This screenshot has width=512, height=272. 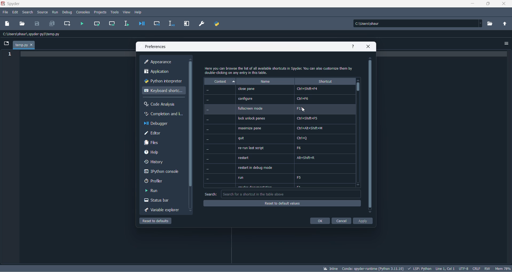 What do you see at coordinates (477, 269) in the screenshot?
I see `file EOL status` at bounding box center [477, 269].